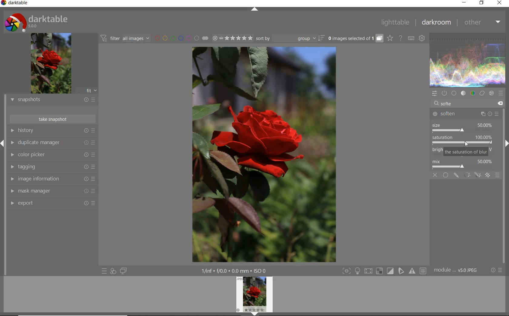  Describe the element at coordinates (236, 271) in the screenshot. I see `1/inf*f/0.0 mm*ISO 0` at that location.